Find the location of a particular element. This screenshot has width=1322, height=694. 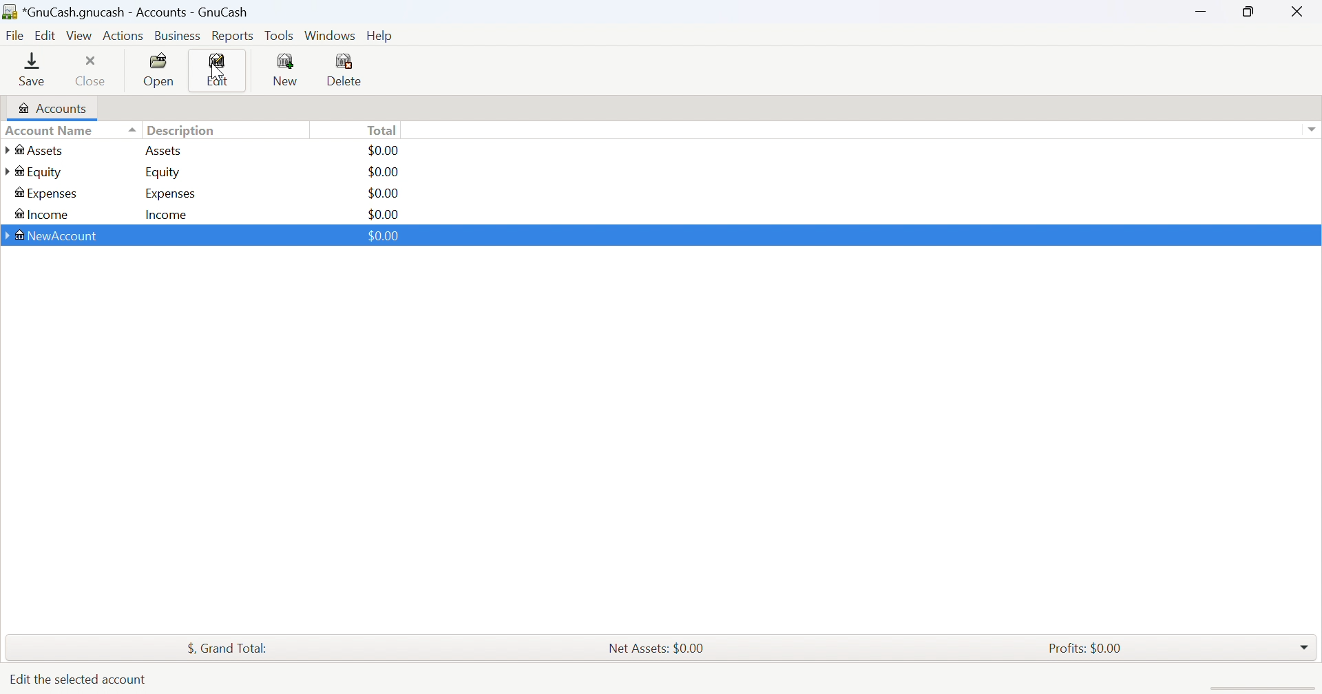

*GnuCash.gnucash - Accounts -GnuCash is located at coordinates (129, 12).